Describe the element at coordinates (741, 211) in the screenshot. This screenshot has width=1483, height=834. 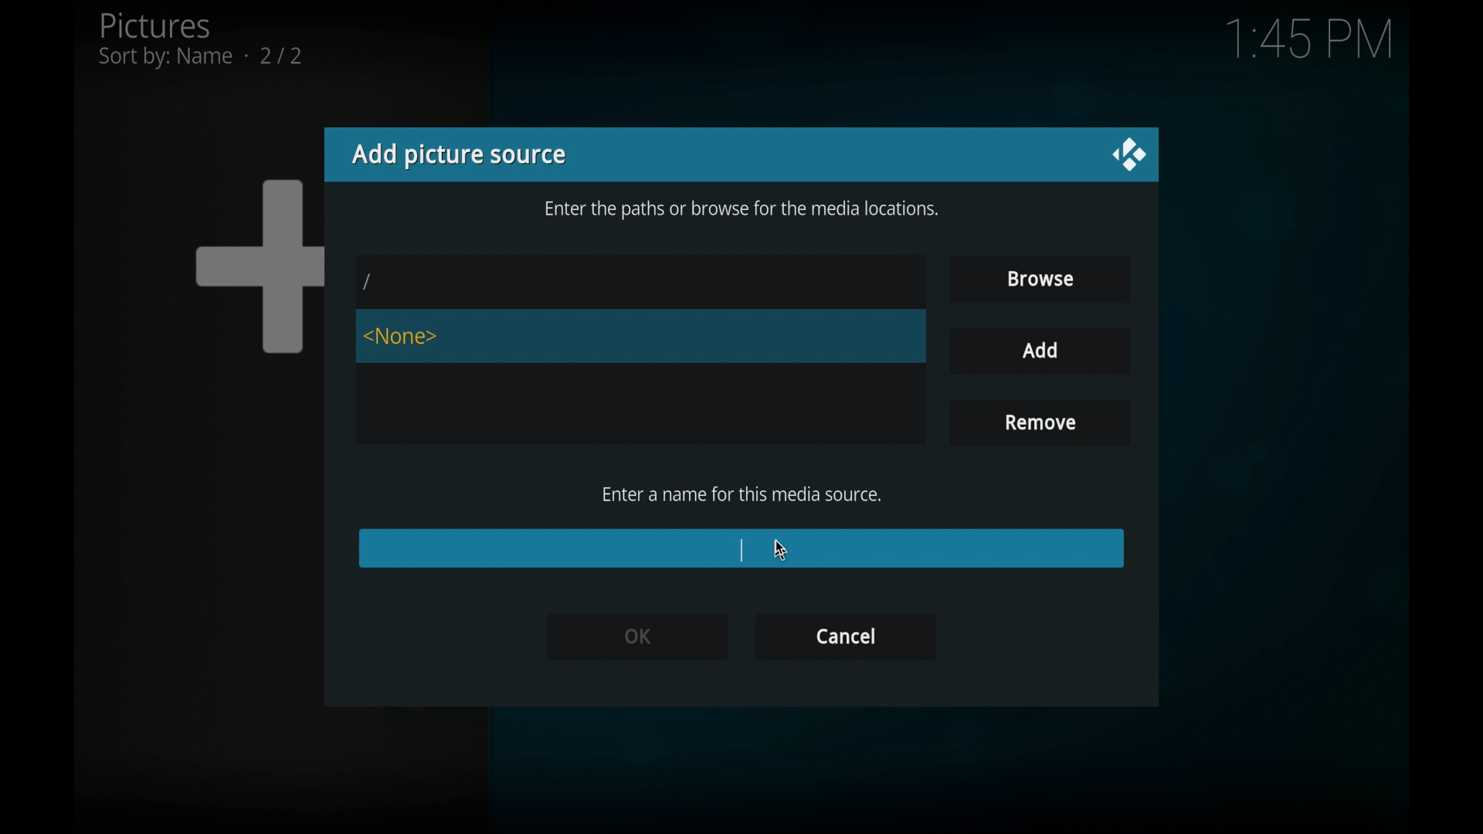
I see `info` at that location.